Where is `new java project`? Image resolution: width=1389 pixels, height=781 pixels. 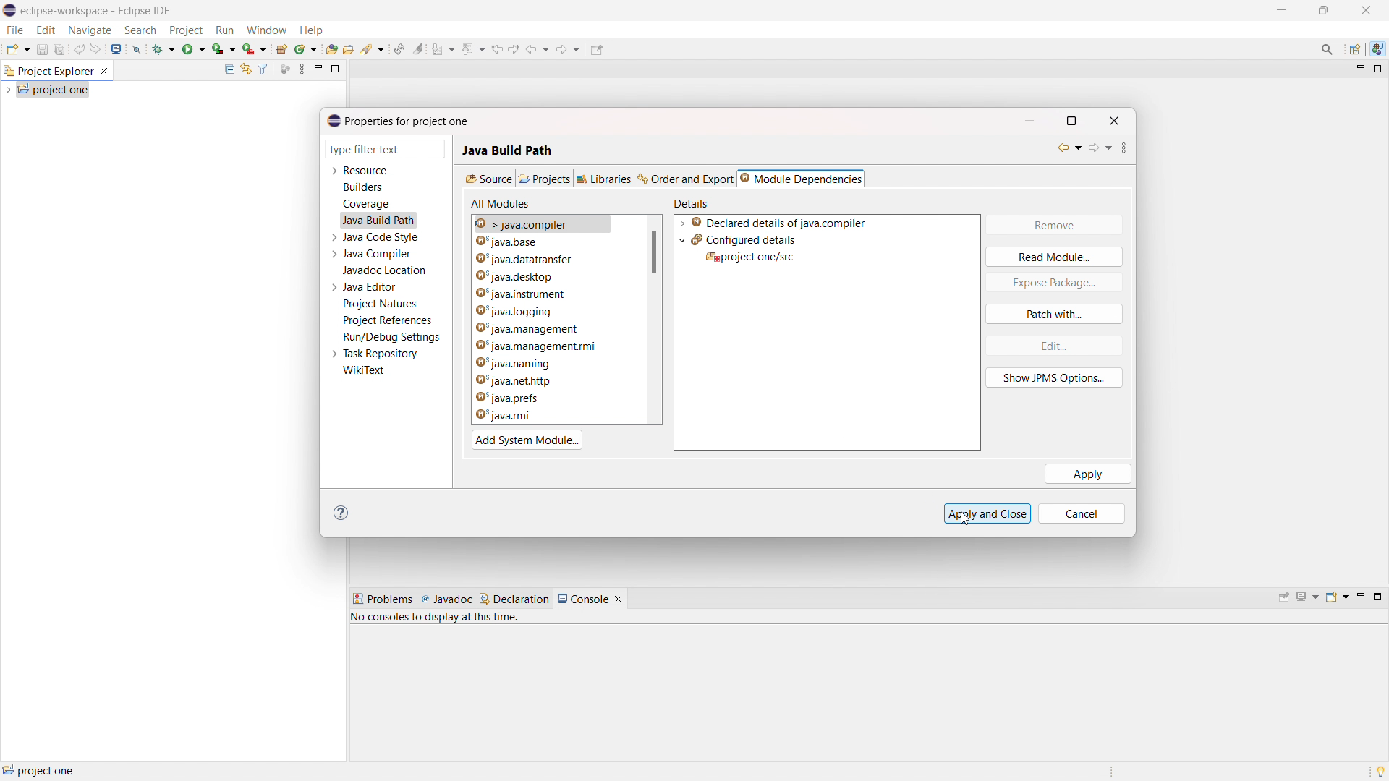
new java project is located at coordinates (281, 49).